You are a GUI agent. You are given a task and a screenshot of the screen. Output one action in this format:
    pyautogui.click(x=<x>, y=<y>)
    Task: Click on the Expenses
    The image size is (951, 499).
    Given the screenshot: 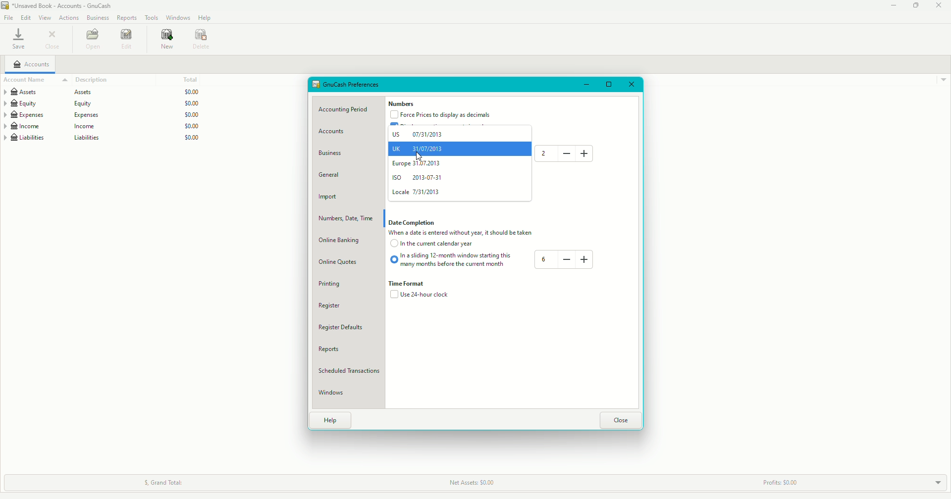 What is the action you would take?
    pyautogui.click(x=103, y=115)
    